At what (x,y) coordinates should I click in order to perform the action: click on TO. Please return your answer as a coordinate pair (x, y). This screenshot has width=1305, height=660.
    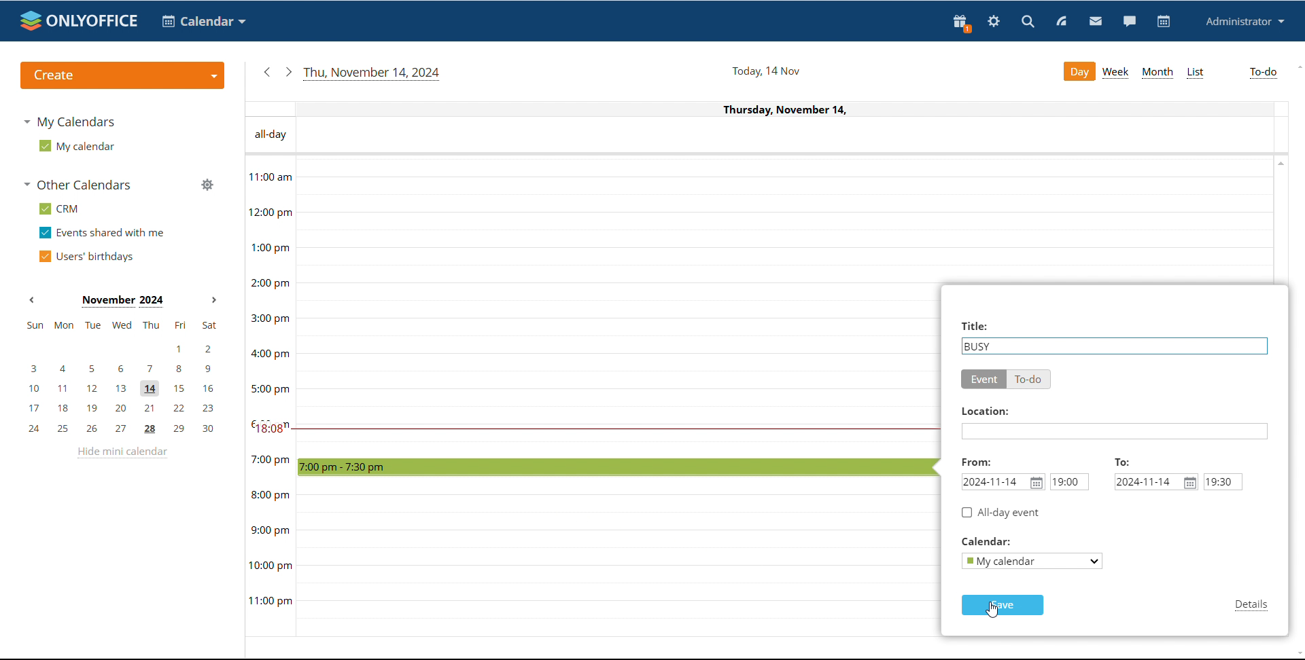
    Looking at the image, I should click on (1124, 462).